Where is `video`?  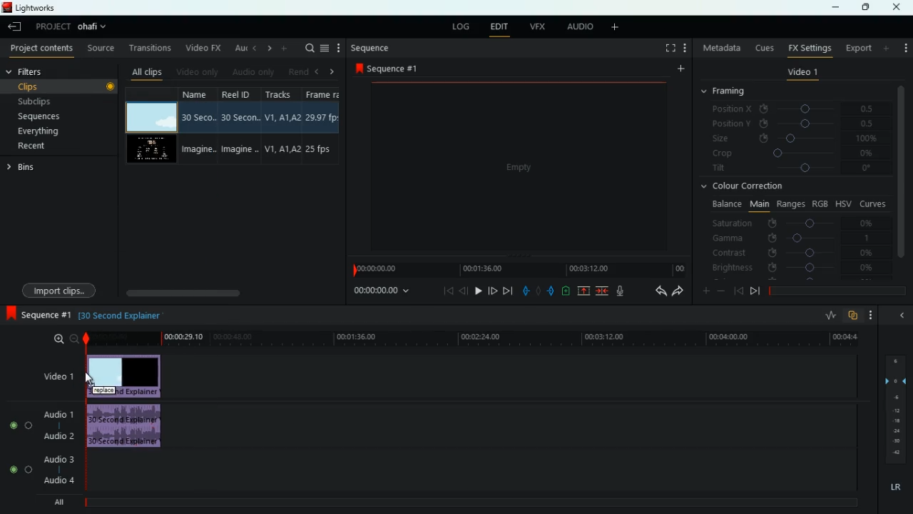
video is located at coordinates (153, 149).